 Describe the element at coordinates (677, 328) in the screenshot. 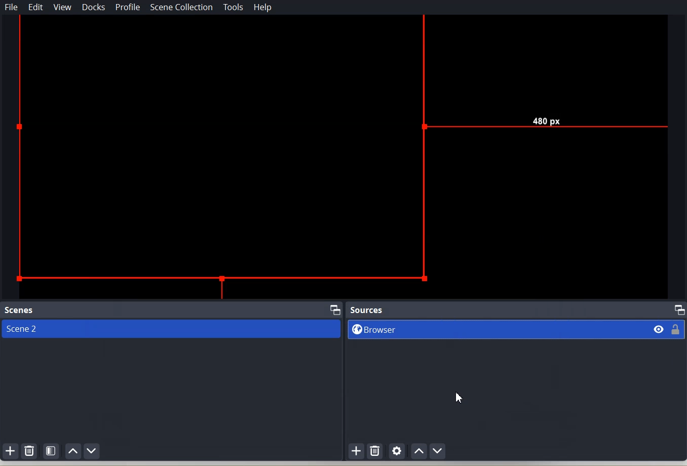

I see `locked or unlocked` at that location.